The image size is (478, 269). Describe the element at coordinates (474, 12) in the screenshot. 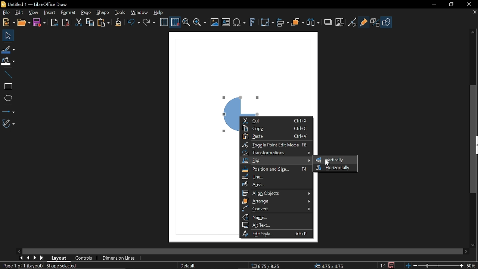

I see `Close tab` at that location.